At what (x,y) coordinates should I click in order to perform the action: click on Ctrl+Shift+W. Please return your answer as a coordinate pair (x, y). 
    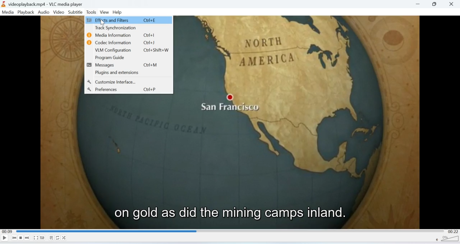
    Looking at the image, I should click on (156, 50).